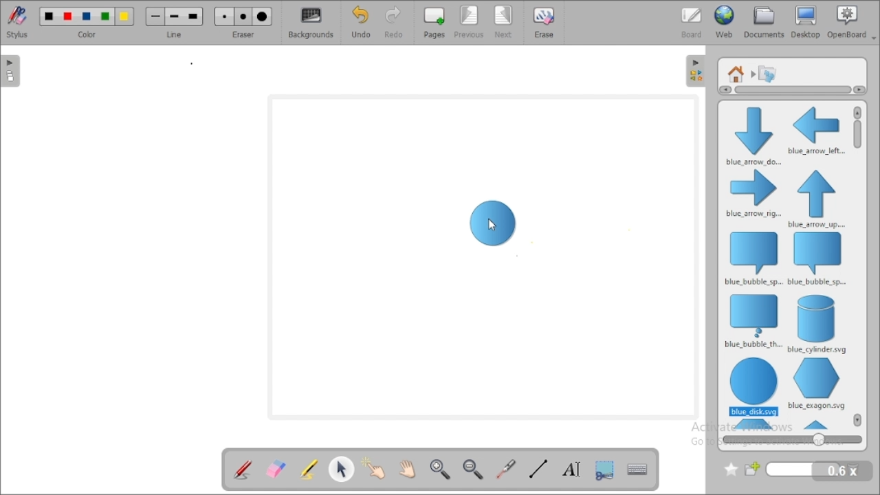  I want to click on annotate document, so click(242, 469).